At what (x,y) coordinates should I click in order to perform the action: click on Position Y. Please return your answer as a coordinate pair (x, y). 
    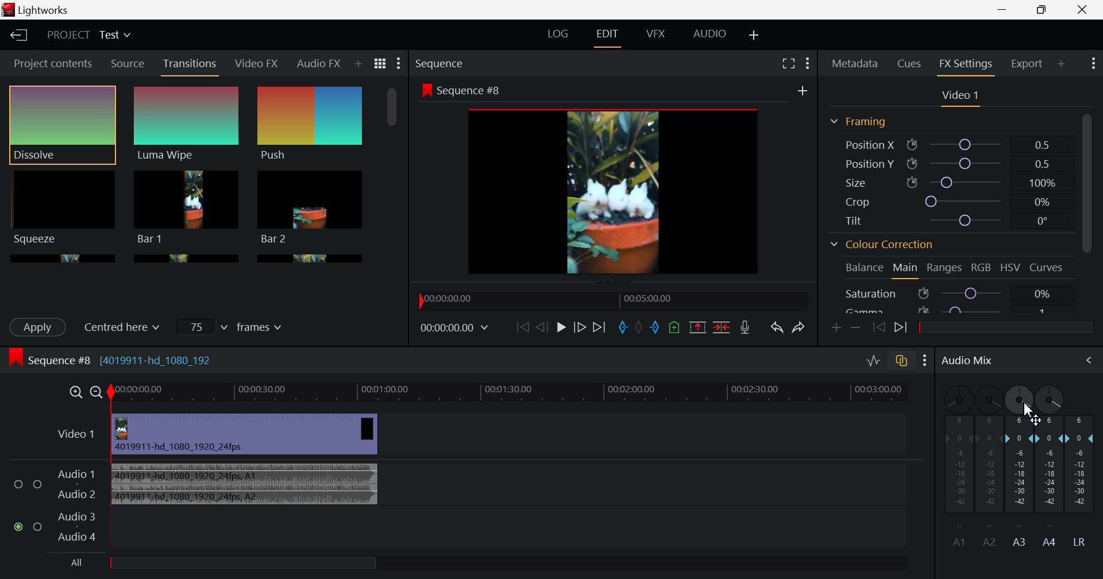
    Looking at the image, I should click on (949, 161).